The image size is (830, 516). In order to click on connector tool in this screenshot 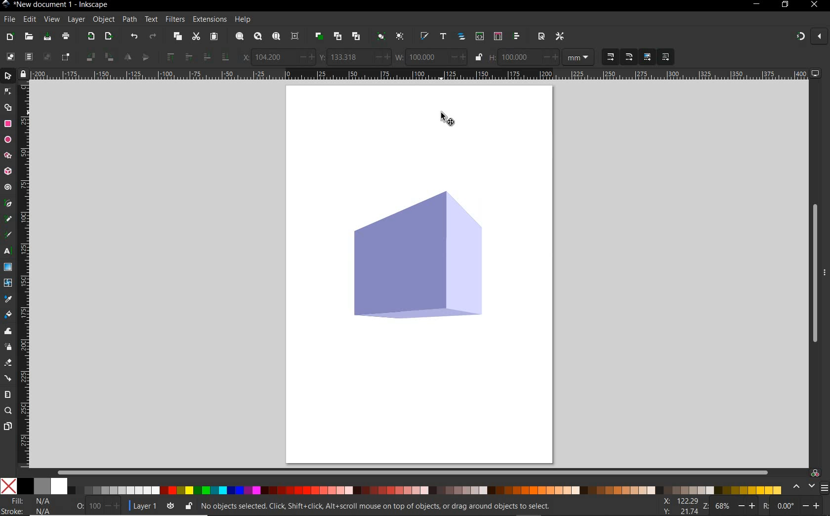, I will do `click(9, 379)`.